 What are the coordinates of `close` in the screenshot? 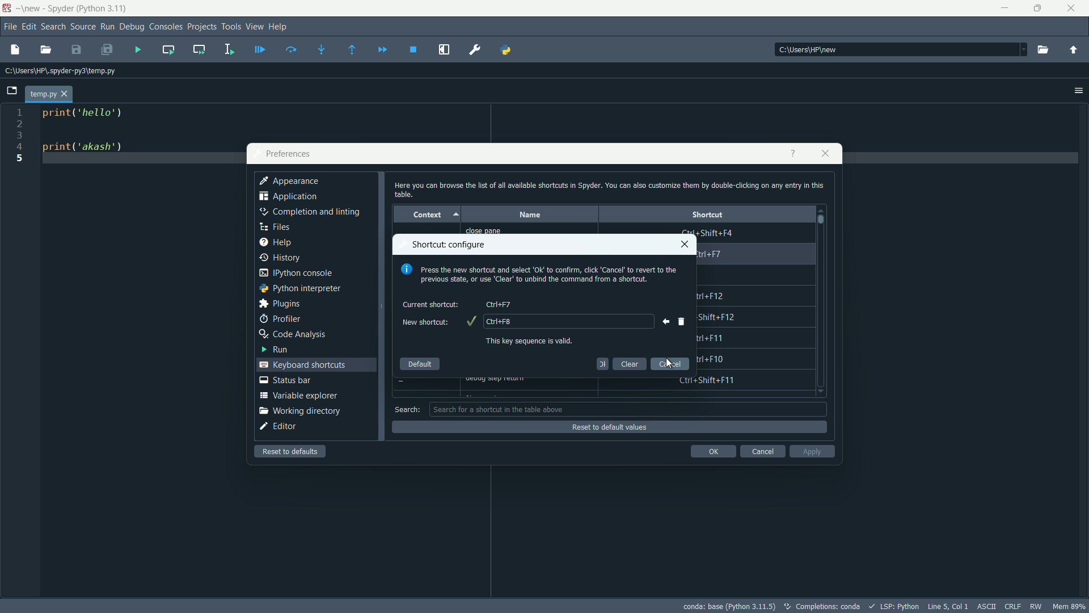 It's located at (685, 244).